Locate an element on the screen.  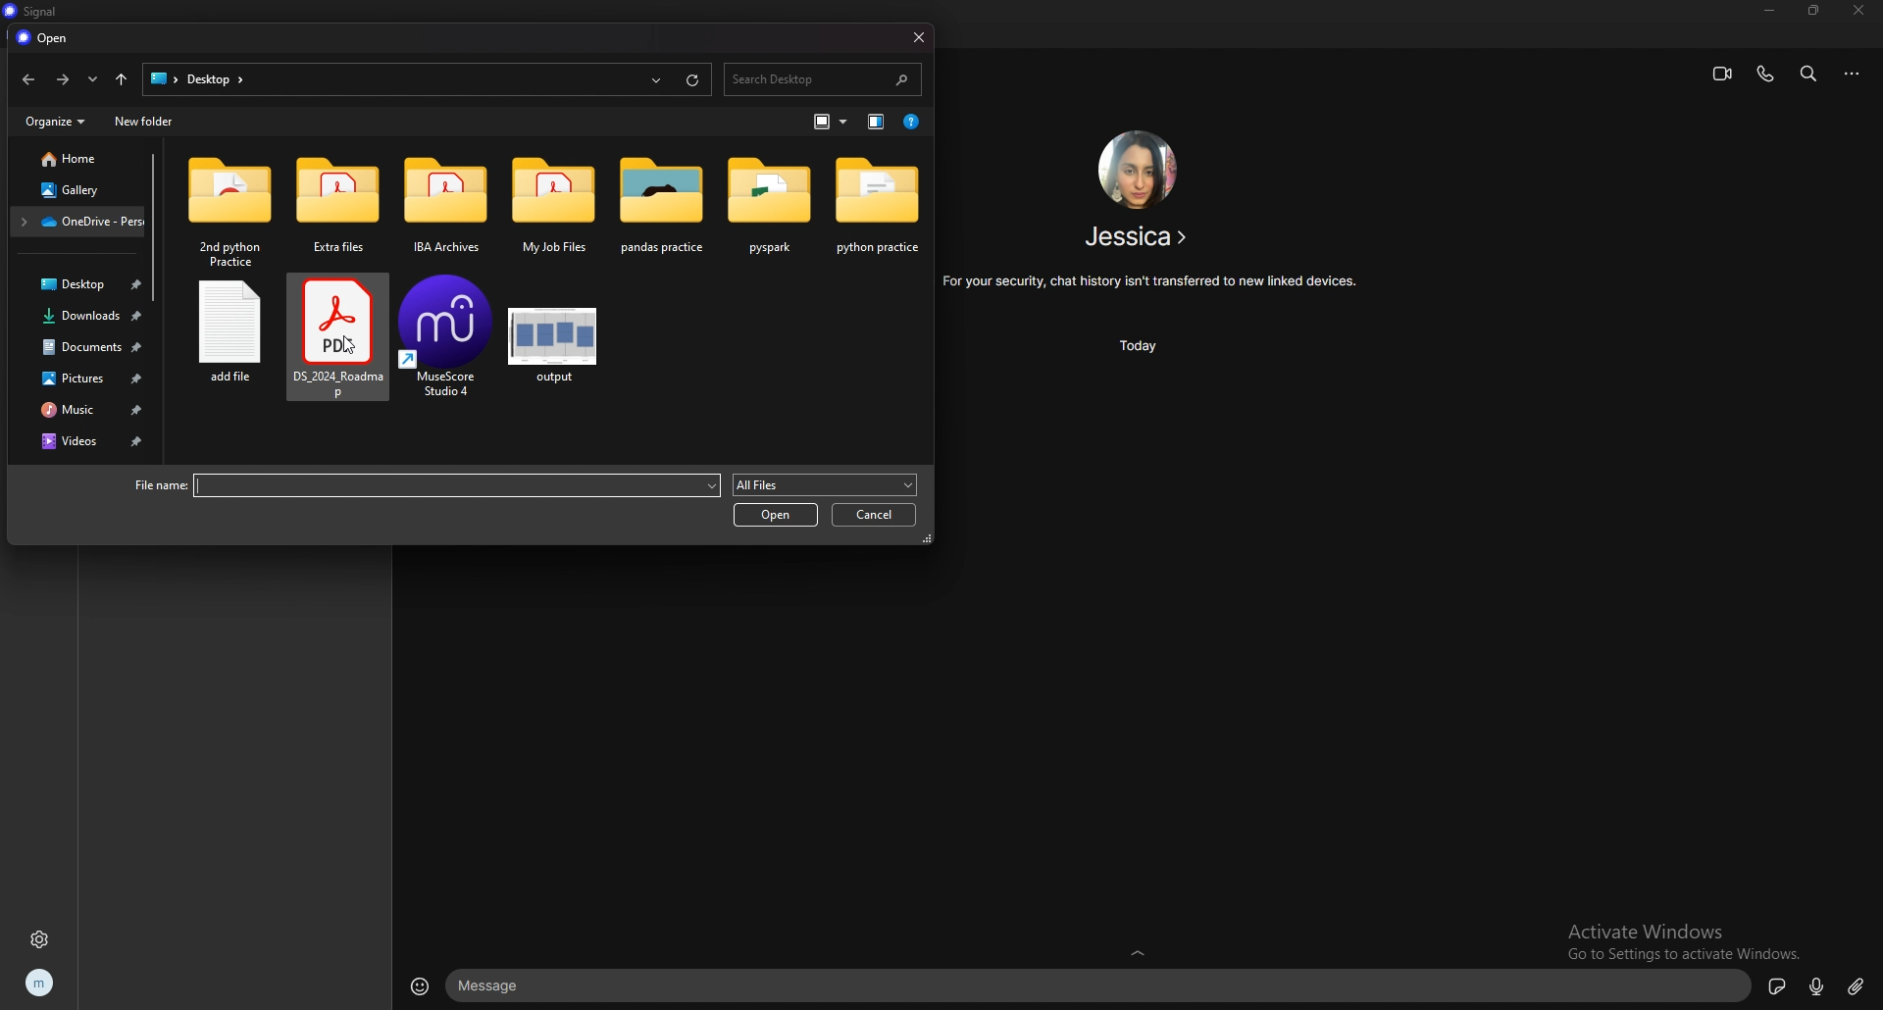
text input is located at coordinates (1100, 986).